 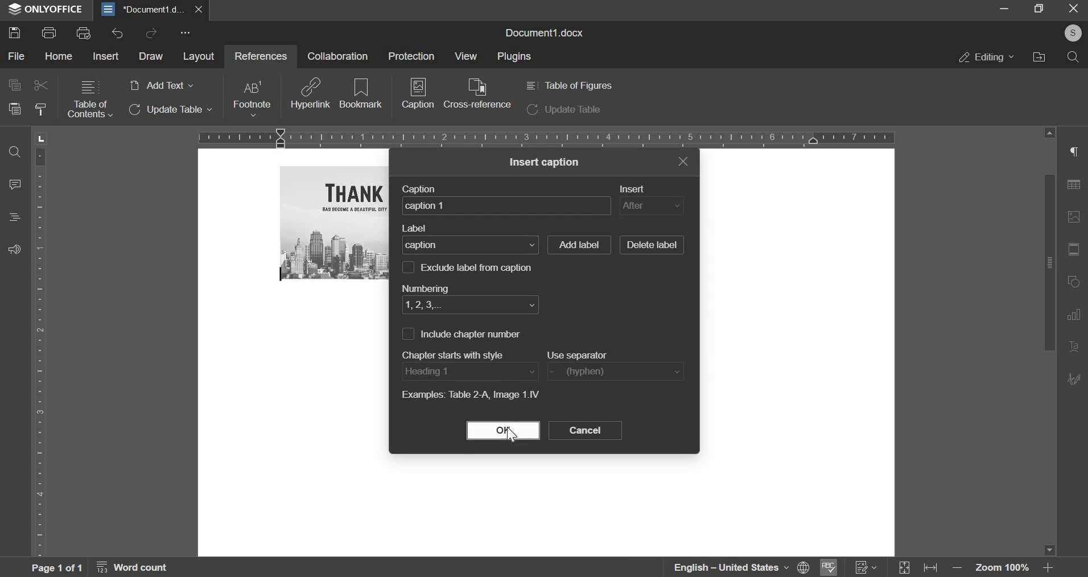 I want to click on references, so click(x=259, y=55).